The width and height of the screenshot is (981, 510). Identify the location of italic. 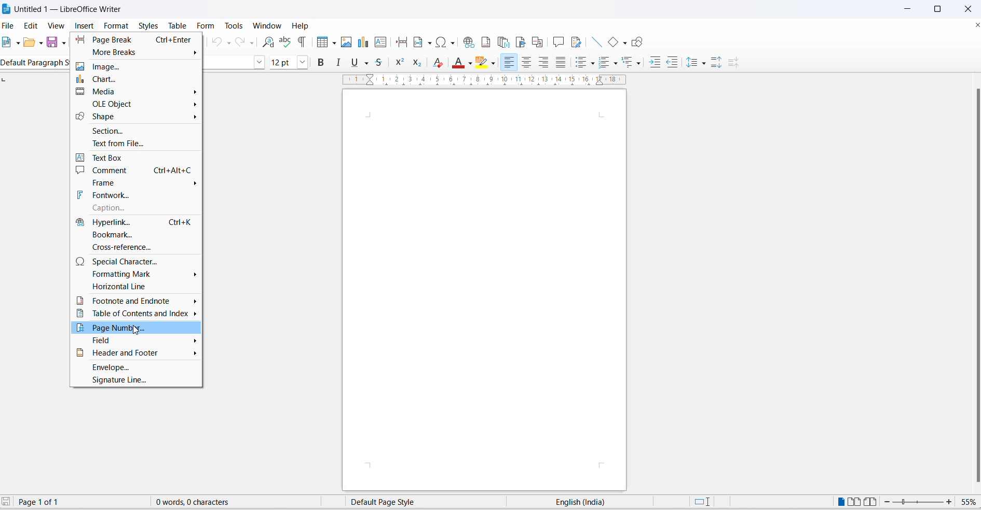
(338, 62).